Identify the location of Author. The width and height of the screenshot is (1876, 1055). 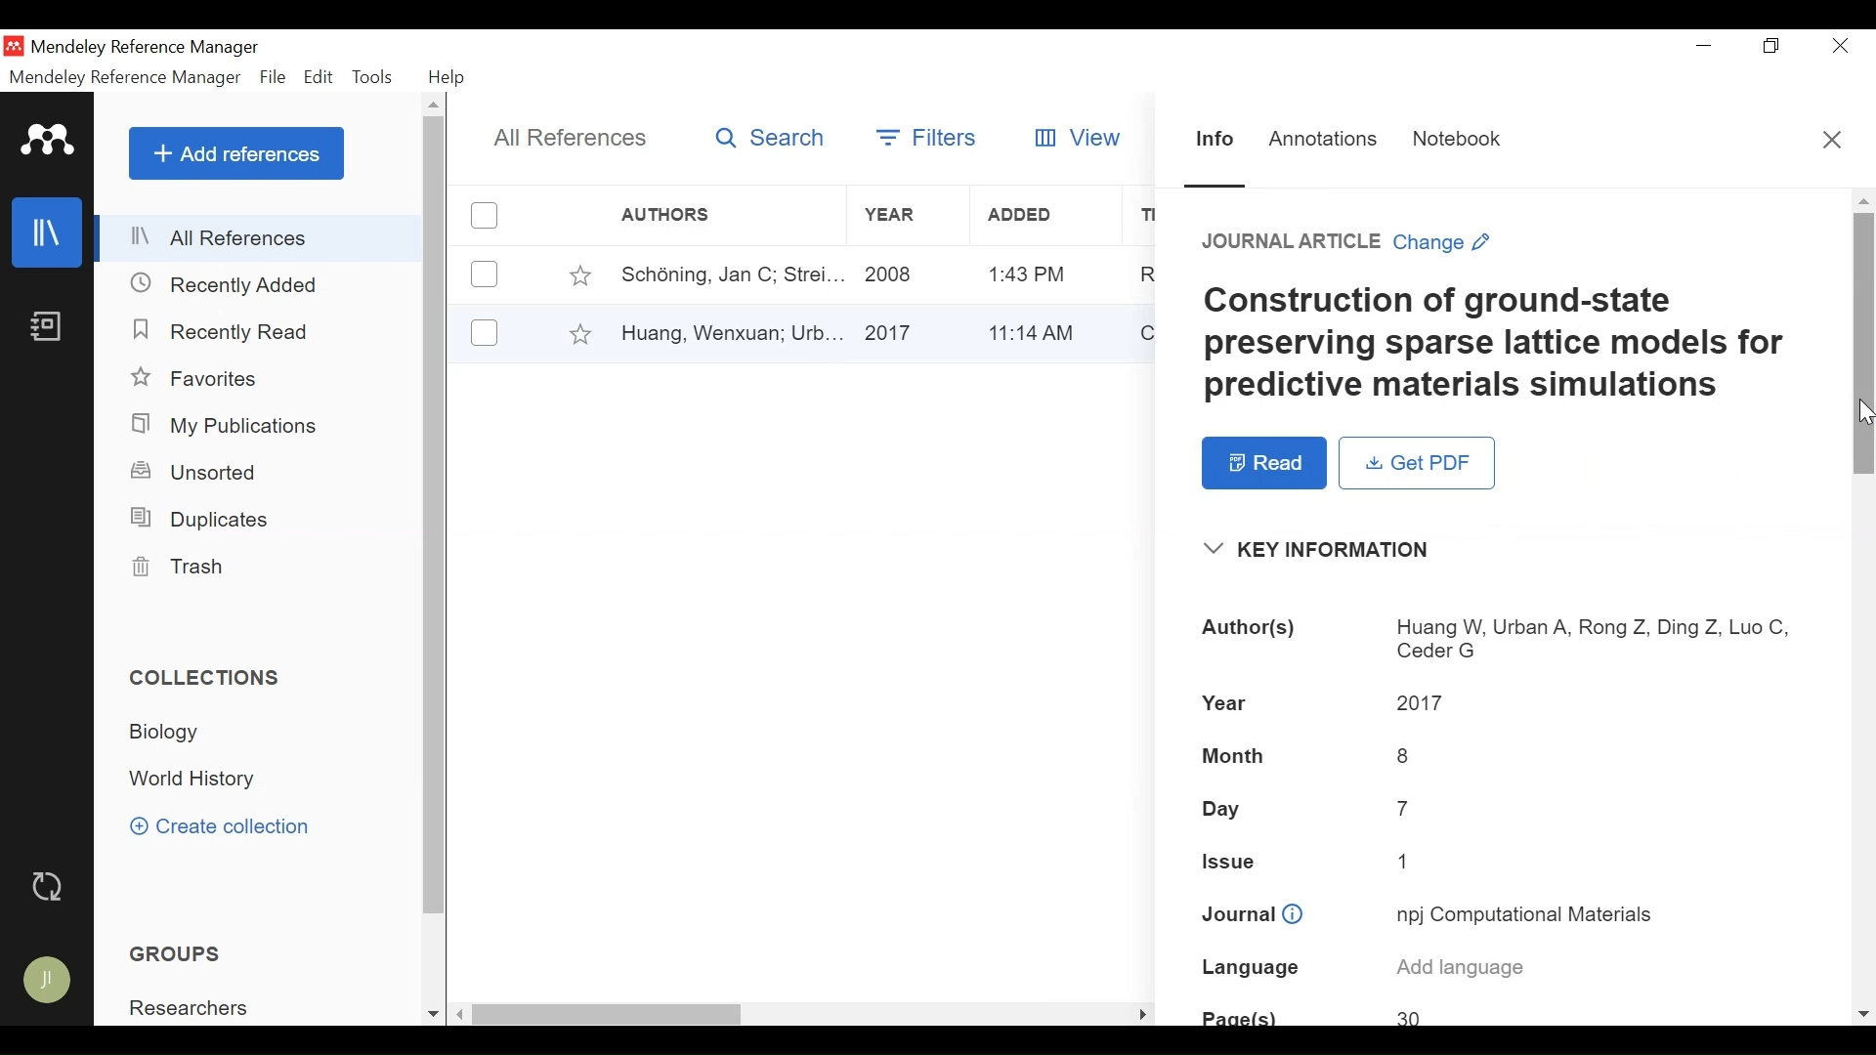
(699, 215).